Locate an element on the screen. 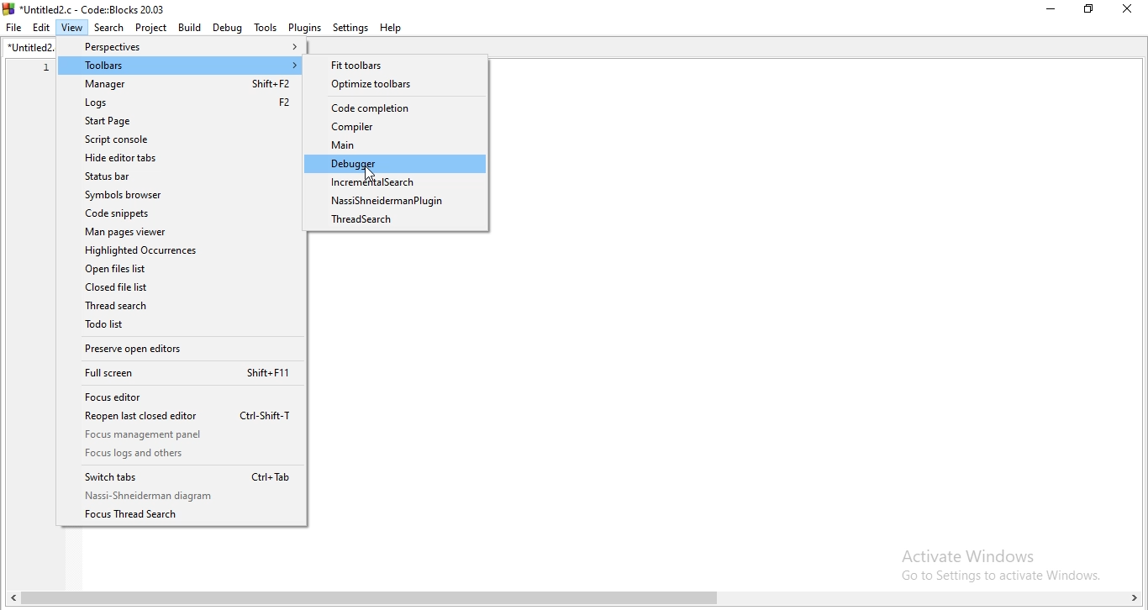 This screenshot has width=1148, height=610. Search  is located at coordinates (106, 29).